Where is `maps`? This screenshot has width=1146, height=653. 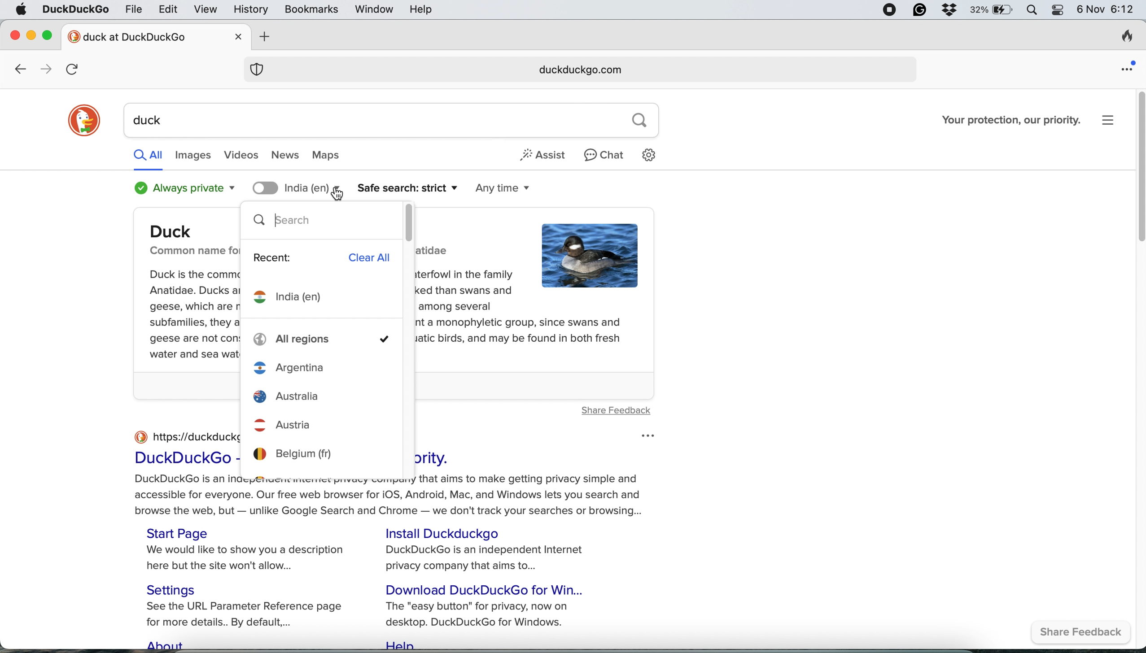
maps is located at coordinates (335, 156).